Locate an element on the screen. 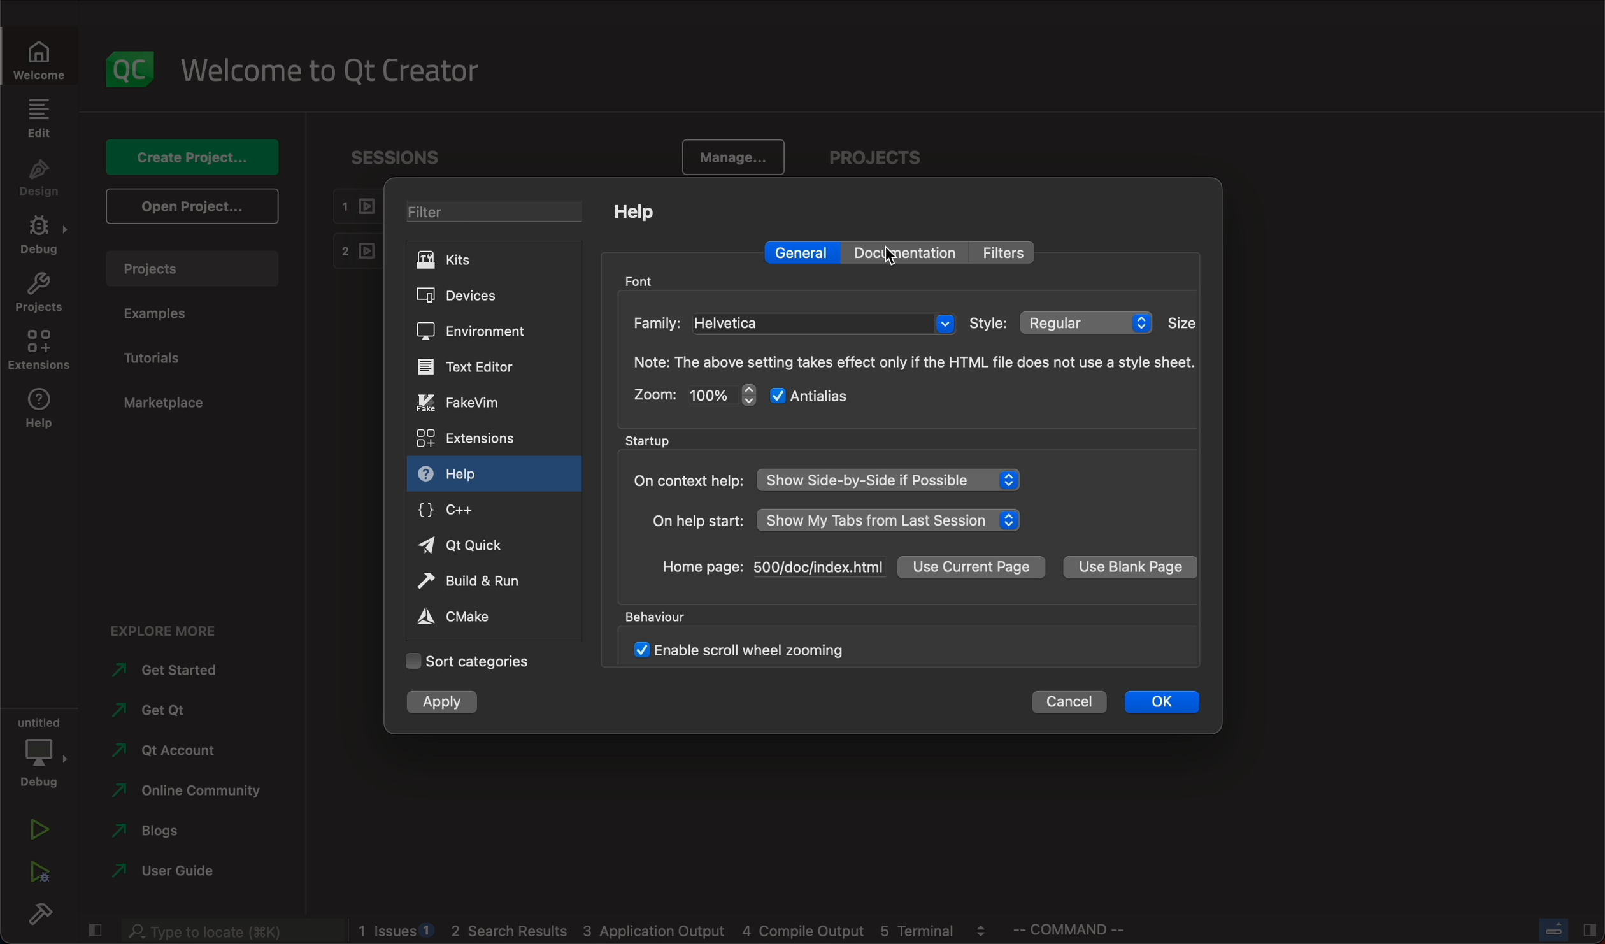  enable scroll is located at coordinates (746, 648).